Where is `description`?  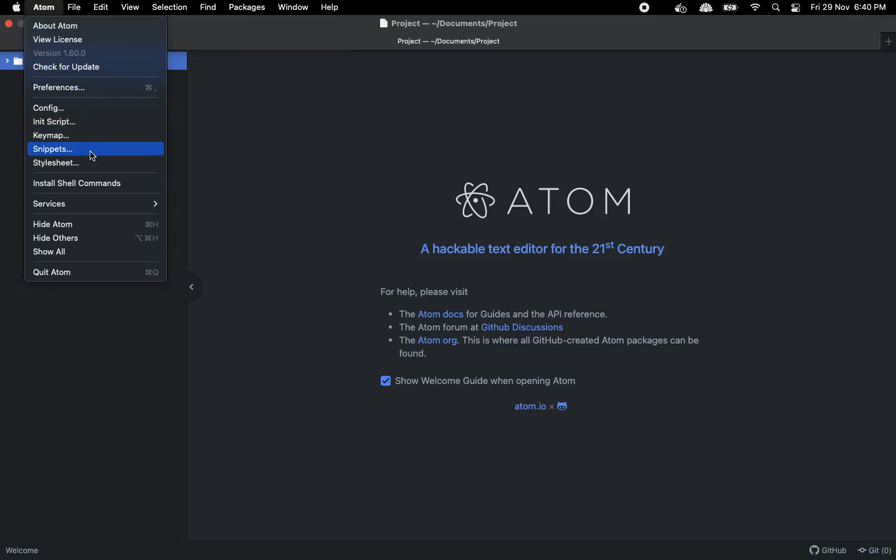
description is located at coordinates (413, 354).